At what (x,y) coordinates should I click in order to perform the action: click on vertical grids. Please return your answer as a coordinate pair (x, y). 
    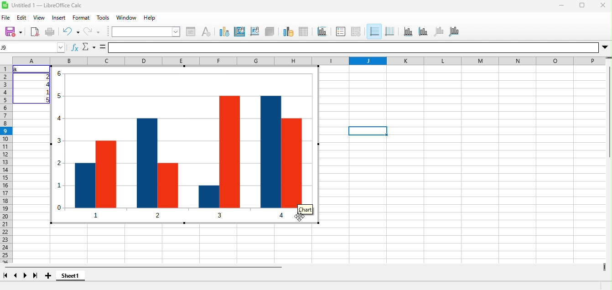
    Looking at the image, I should click on (390, 32).